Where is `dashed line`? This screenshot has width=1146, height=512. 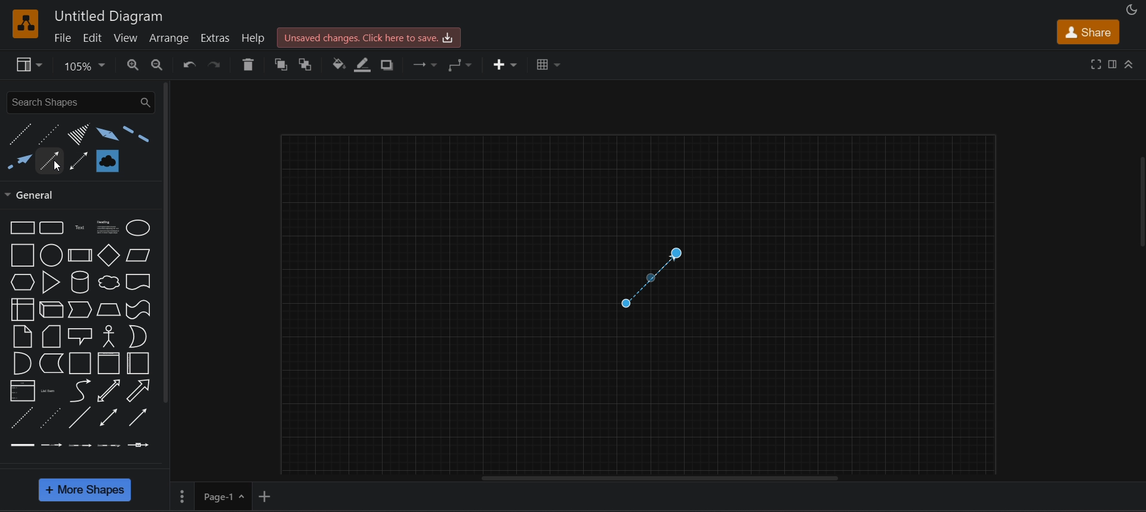 dashed line is located at coordinates (20, 135).